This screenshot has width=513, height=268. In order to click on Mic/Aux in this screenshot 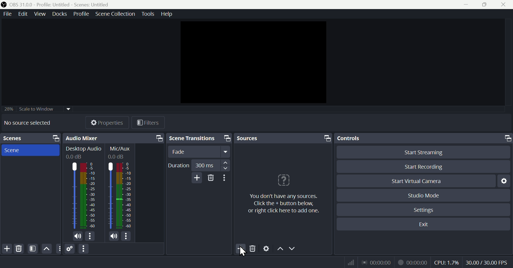, I will do `click(124, 196)`.